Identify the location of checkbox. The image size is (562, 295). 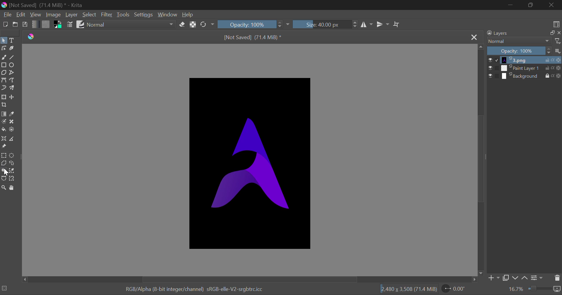
(493, 68).